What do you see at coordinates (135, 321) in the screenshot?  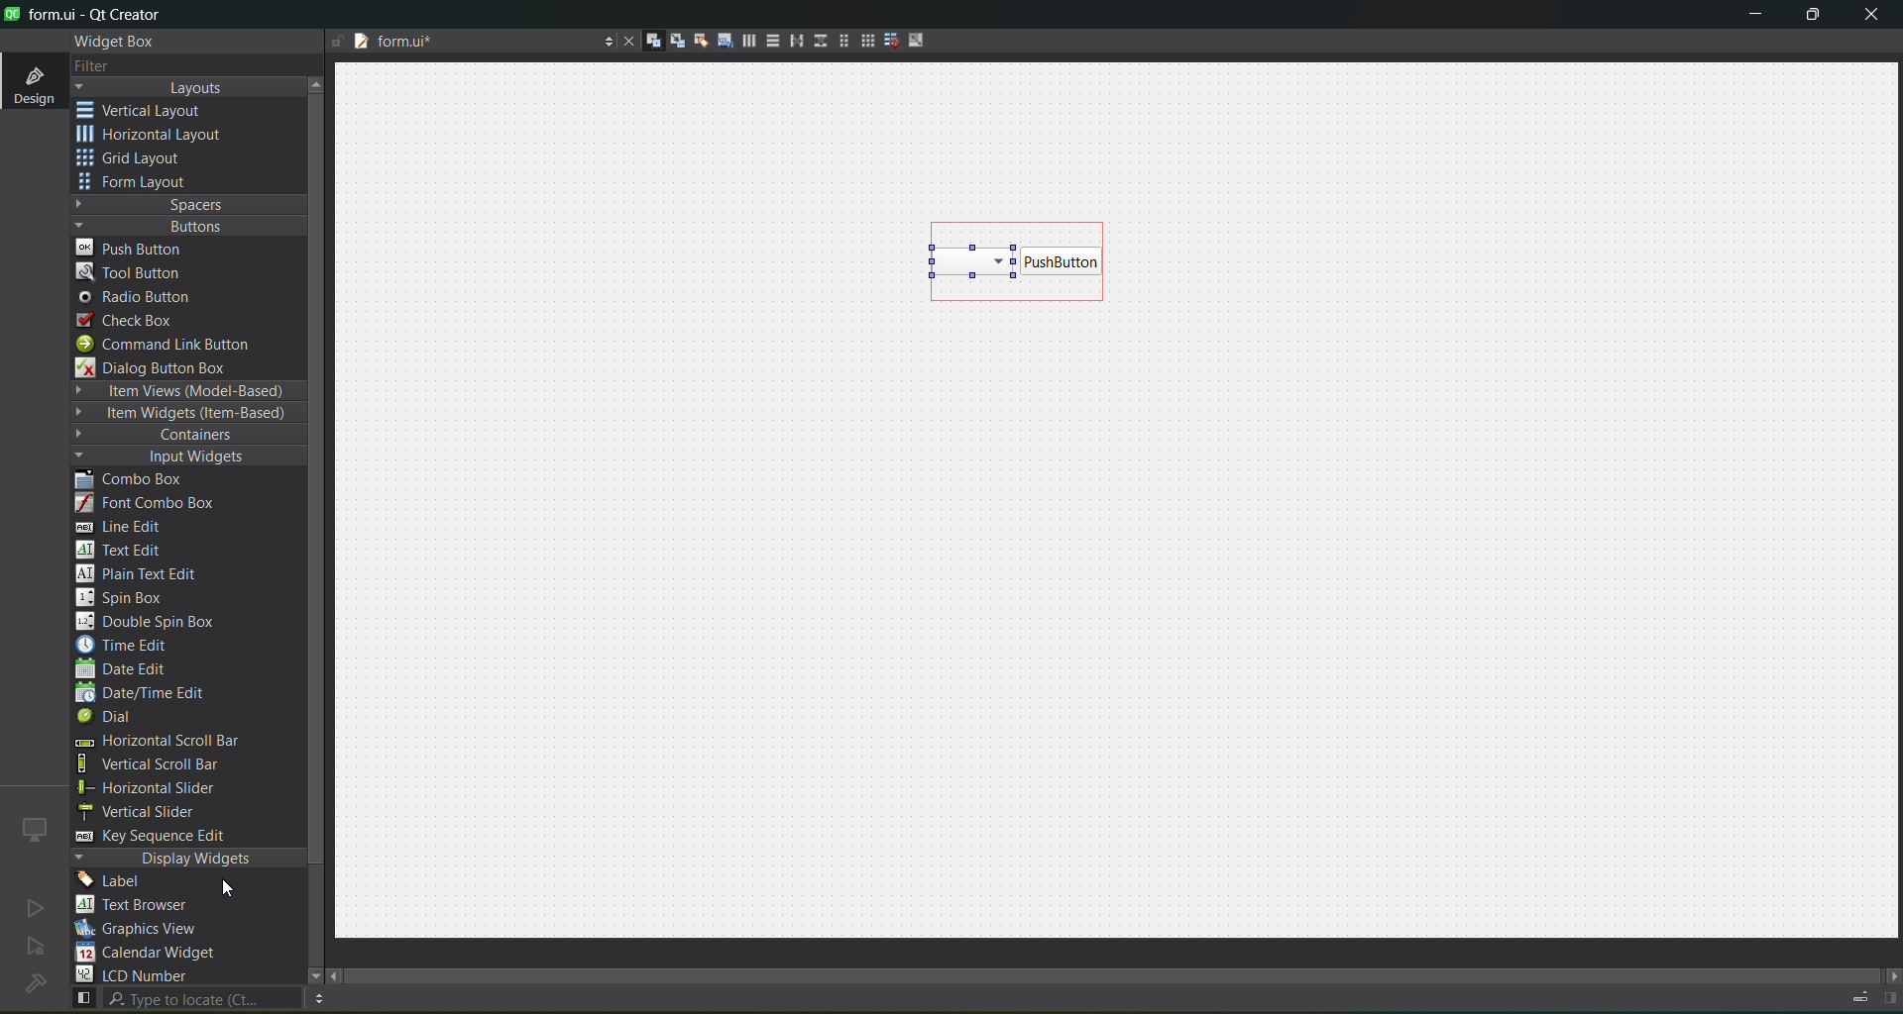 I see `check box` at bounding box center [135, 321].